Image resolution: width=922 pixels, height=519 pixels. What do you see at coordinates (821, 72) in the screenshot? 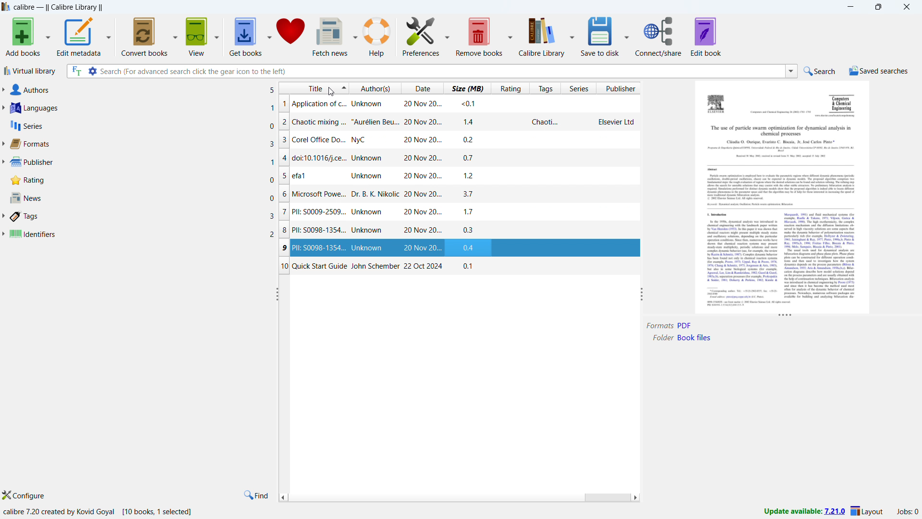
I see `do quick search` at bounding box center [821, 72].